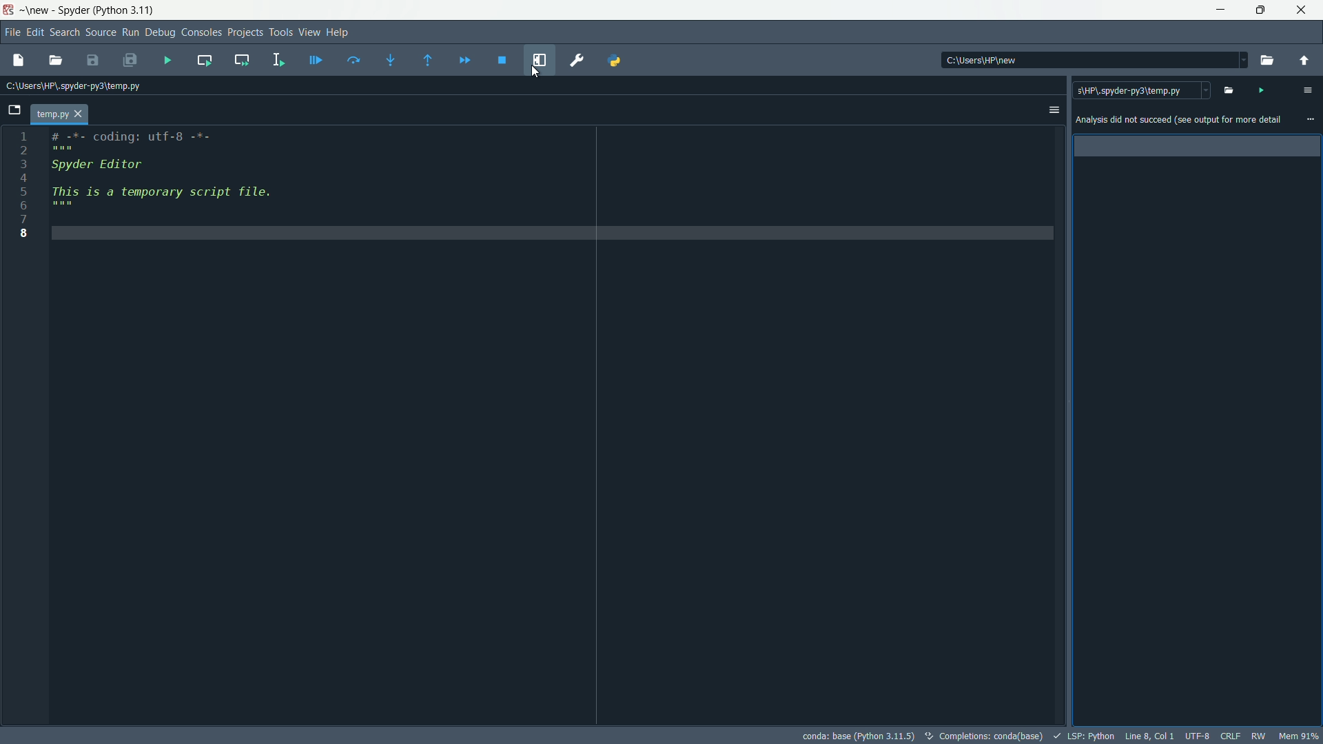 This screenshot has width=1323, height=744. I want to click on run file, so click(167, 62).